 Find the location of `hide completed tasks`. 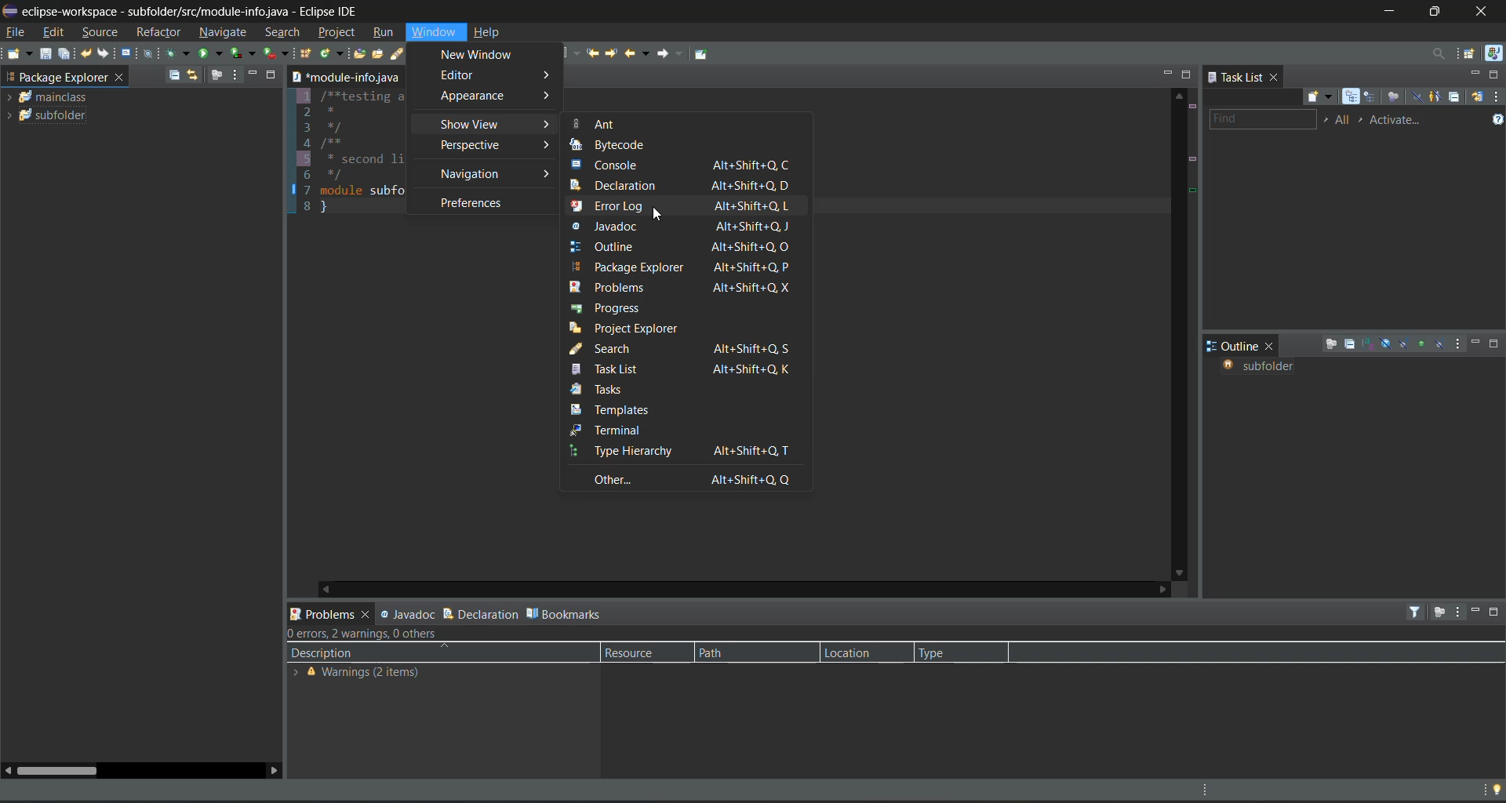

hide completed tasks is located at coordinates (1419, 97).